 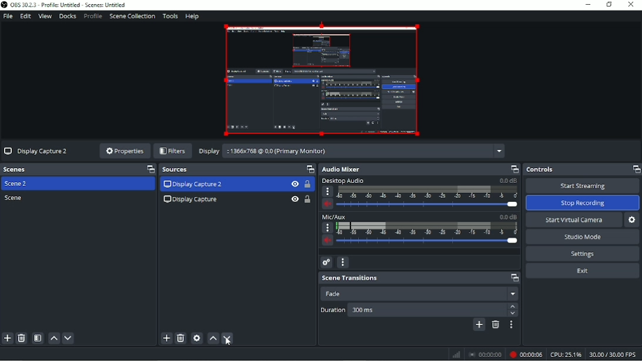 What do you see at coordinates (170, 16) in the screenshot?
I see `Tools` at bounding box center [170, 16].